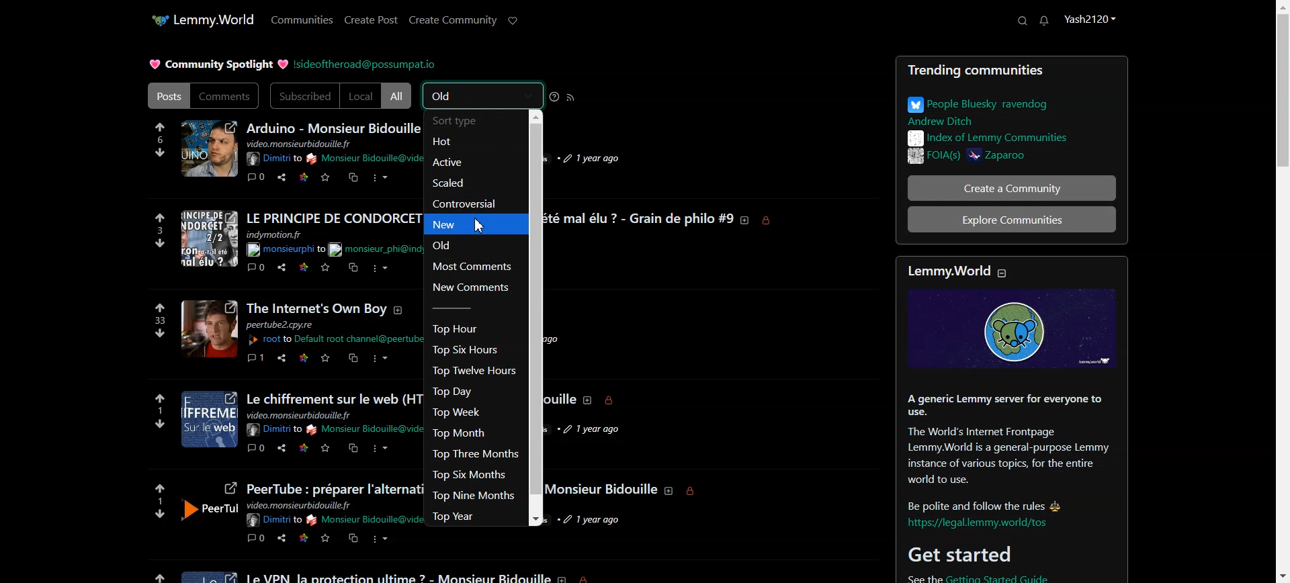 Image resolution: width=1290 pixels, height=583 pixels. I want to click on About, so click(334, 127).